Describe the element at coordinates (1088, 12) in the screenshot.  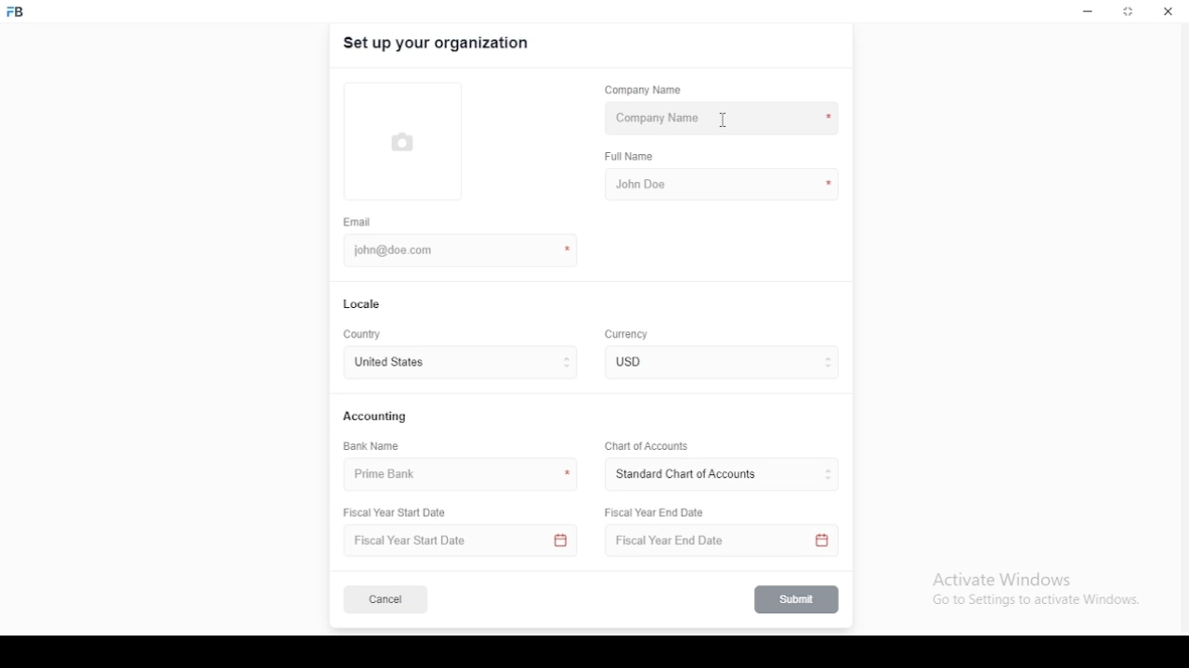
I see `minimize` at that location.